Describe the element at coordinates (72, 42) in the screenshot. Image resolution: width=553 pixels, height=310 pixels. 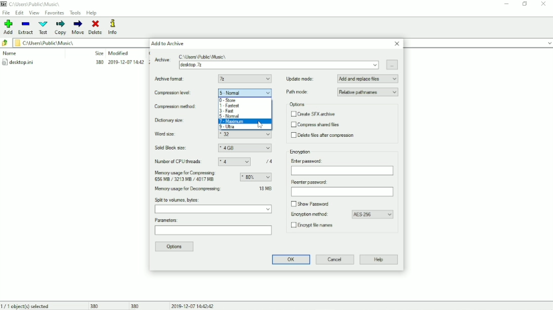
I see `File location` at that location.